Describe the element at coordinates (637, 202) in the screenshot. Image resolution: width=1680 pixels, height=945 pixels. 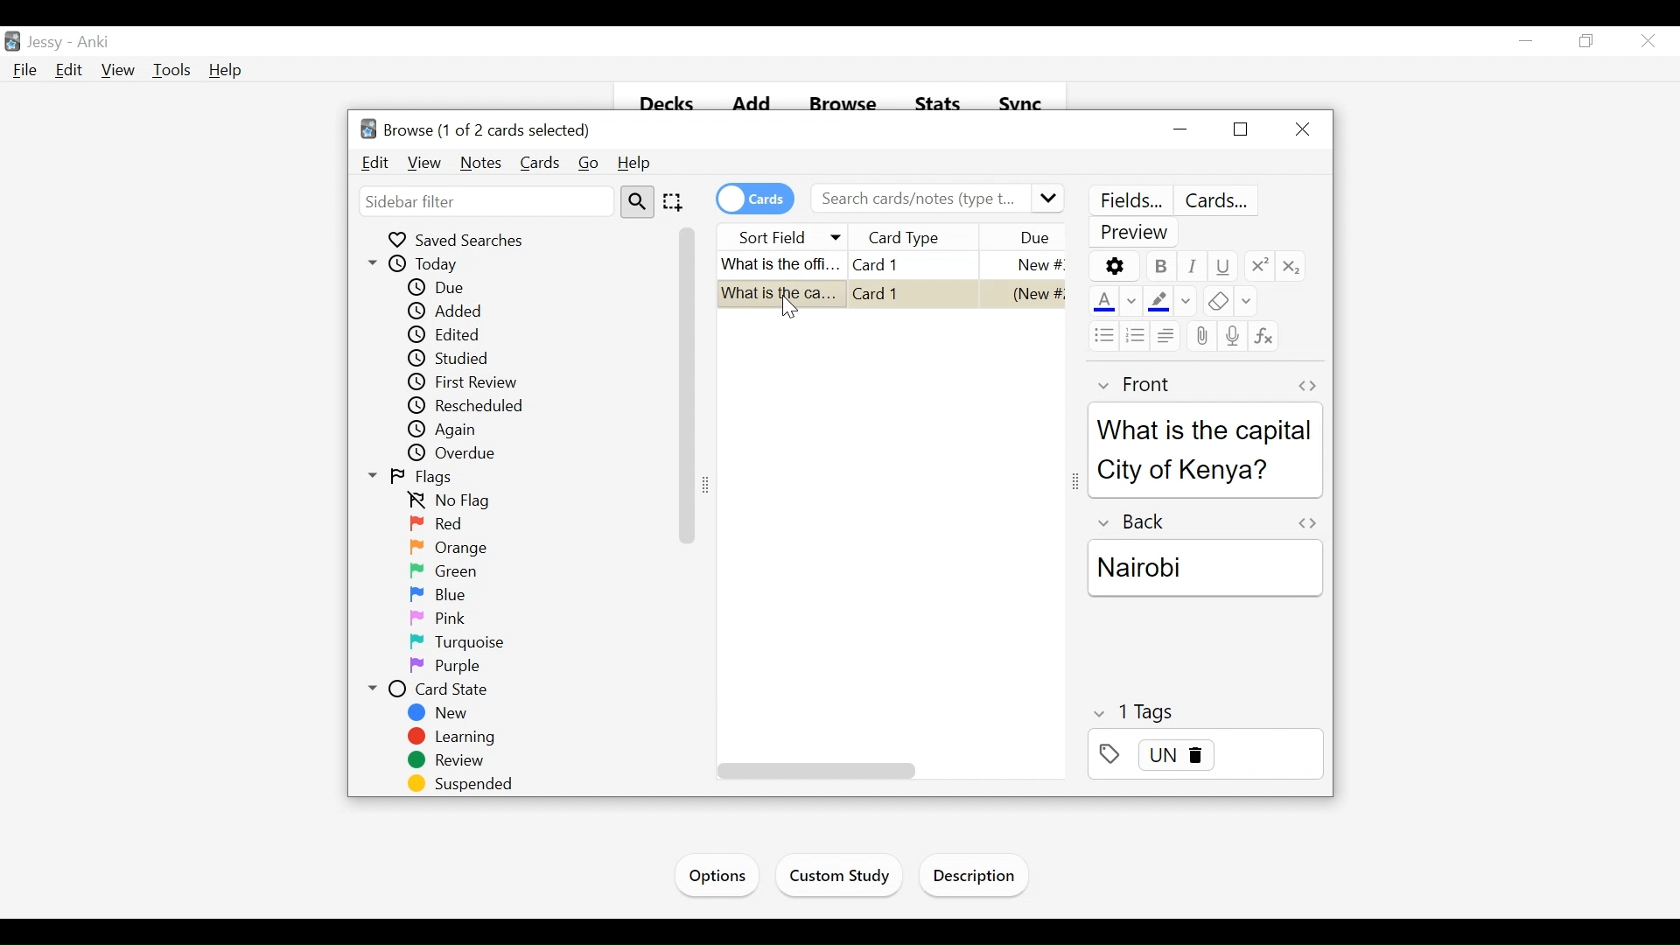
I see `Search Tool` at that location.